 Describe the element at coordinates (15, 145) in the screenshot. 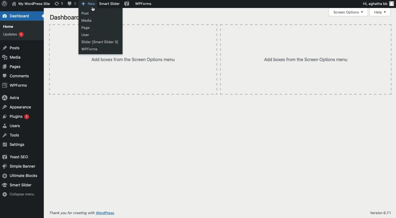

I see `Settings` at that location.